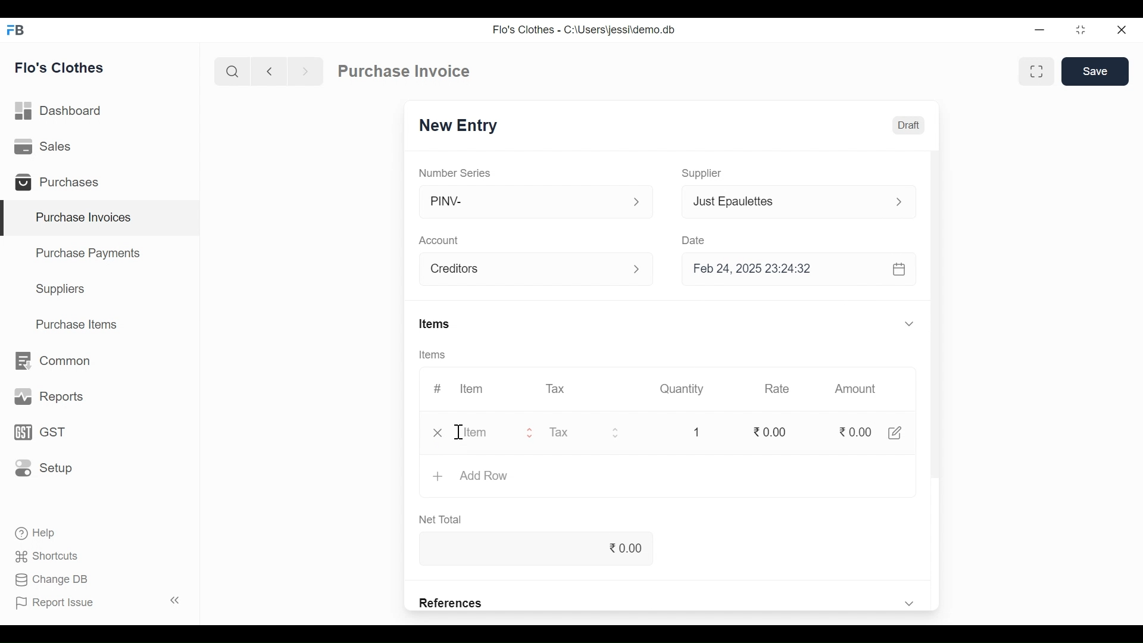 This screenshot has height=643, width=1143. What do you see at coordinates (455, 172) in the screenshot?
I see `Number Series` at bounding box center [455, 172].